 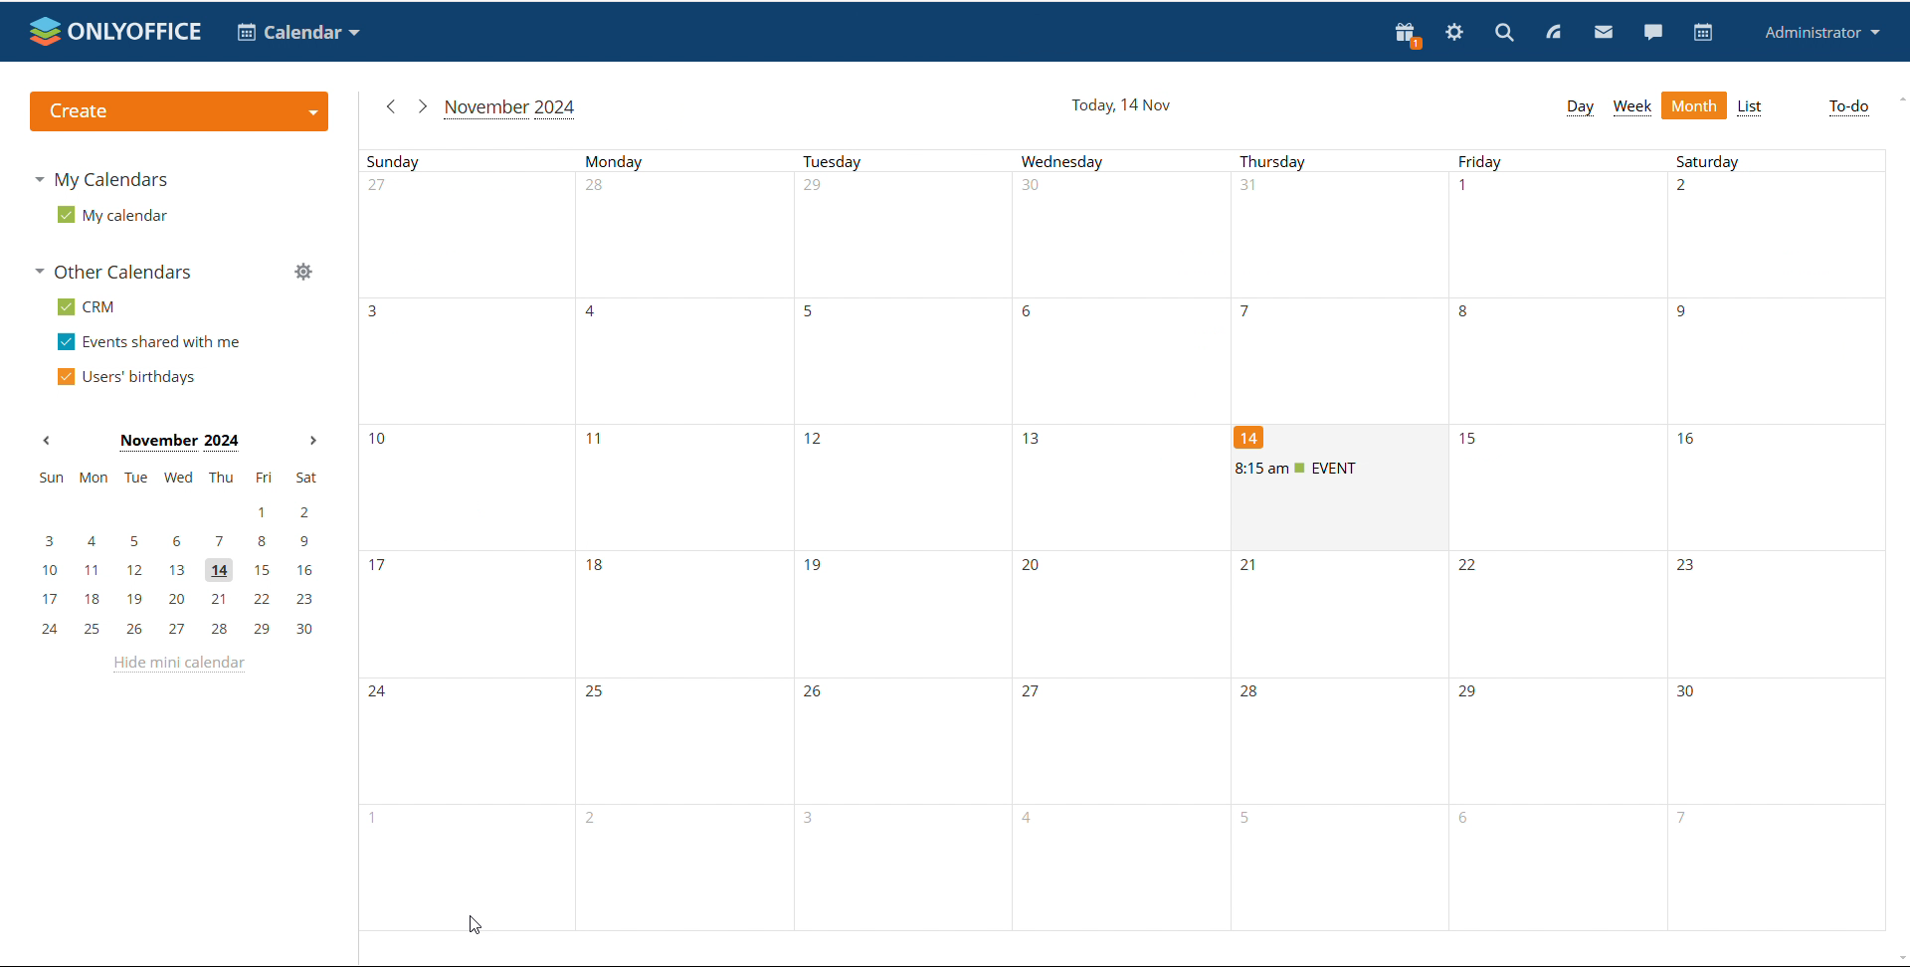 I want to click on cursor, so click(x=472, y=926).